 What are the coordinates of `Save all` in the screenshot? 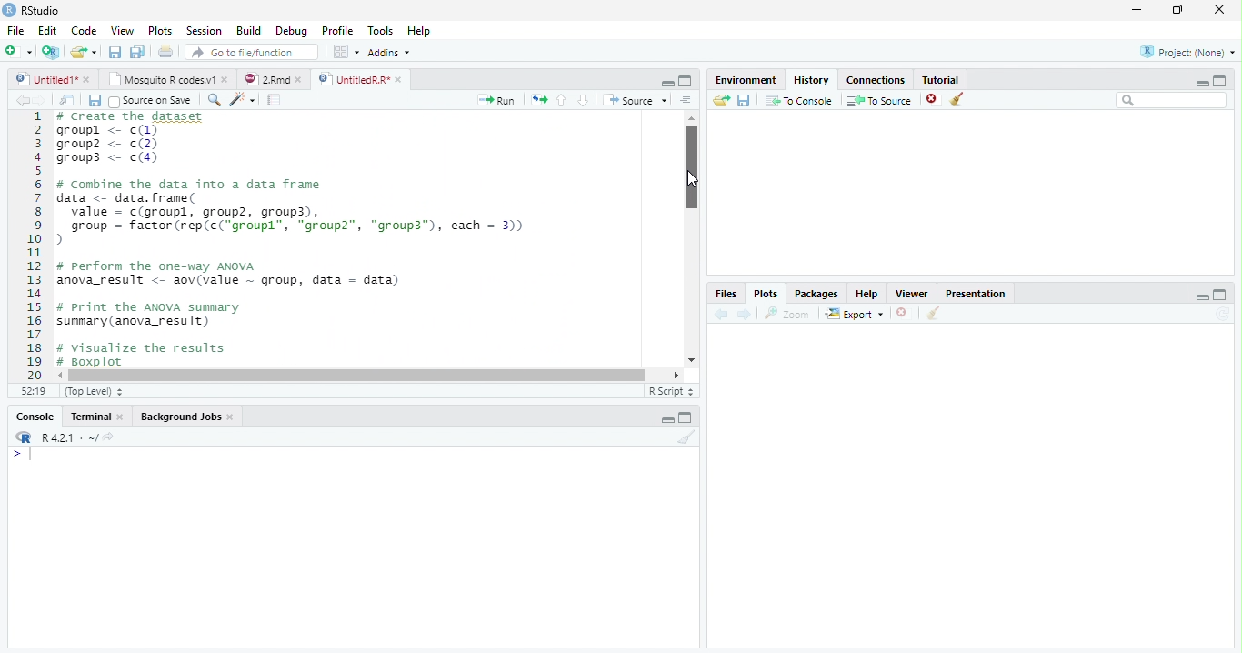 It's located at (98, 102).